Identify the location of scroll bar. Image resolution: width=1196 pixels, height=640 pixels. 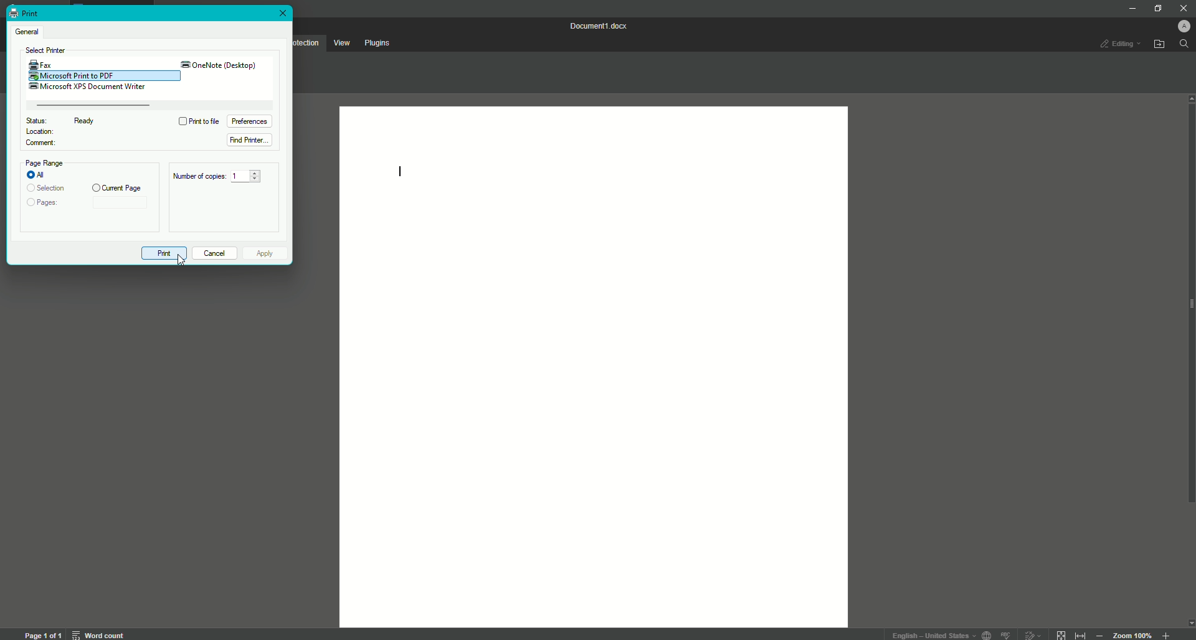
(1189, 314).